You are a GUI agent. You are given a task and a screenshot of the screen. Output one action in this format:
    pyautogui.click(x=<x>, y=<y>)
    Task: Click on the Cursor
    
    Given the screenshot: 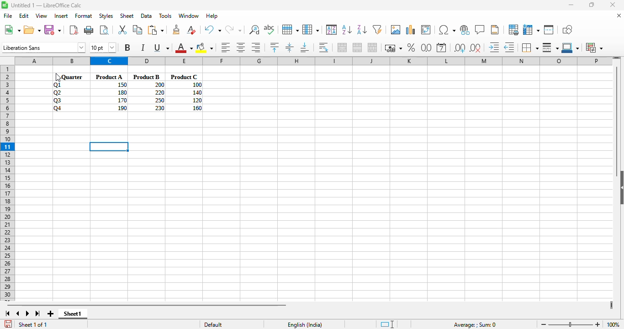 What is the action you would take?
    pyautogui.click(x=58, y=77)
    